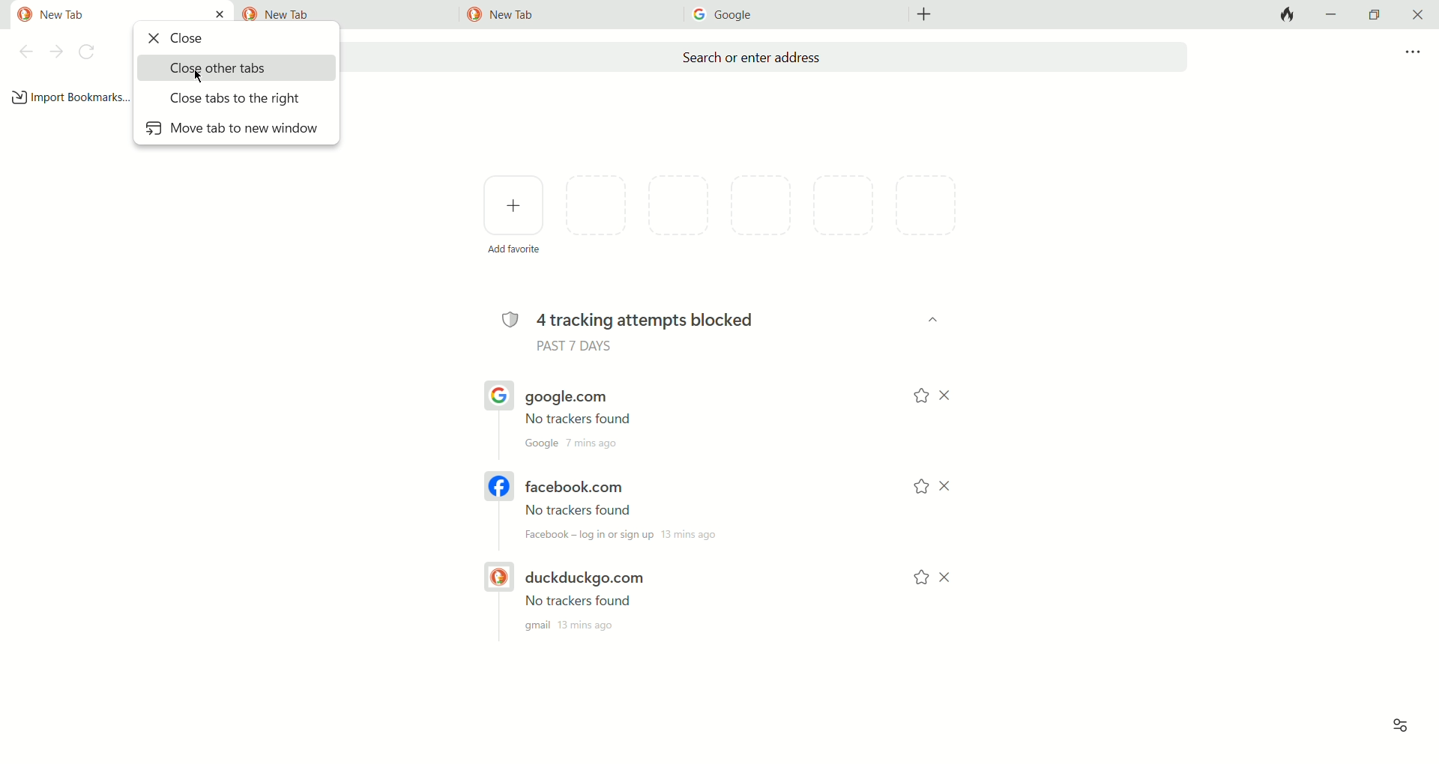 The width and height of the screenshot is (1439, 764). Describe the element at coordinates (238, 68) in the screenshot. I see `close other tabs` at that location.